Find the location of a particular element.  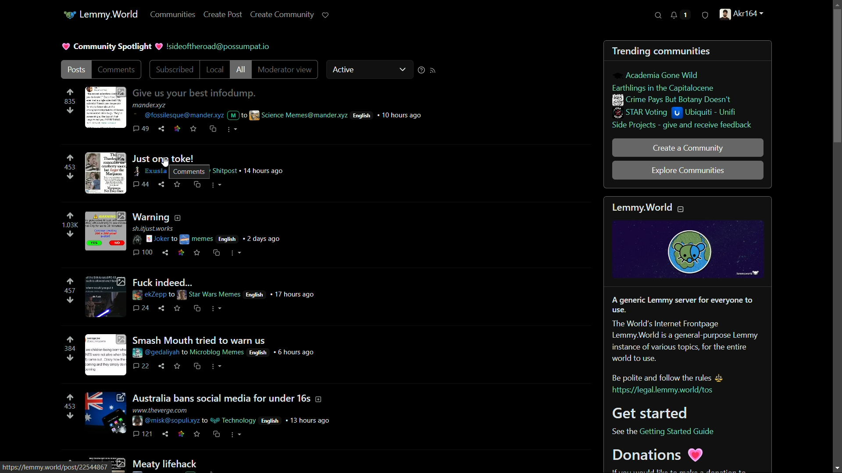

to is located at coordinates (175, 239).